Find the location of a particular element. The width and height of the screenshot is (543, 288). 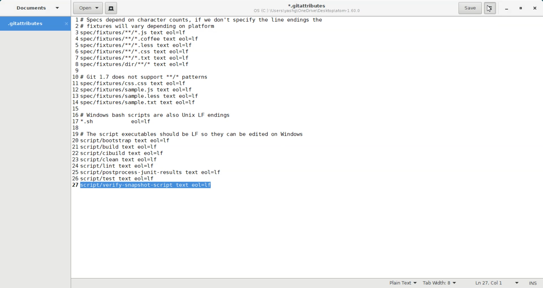

Close is located at coordinates (535, 9).